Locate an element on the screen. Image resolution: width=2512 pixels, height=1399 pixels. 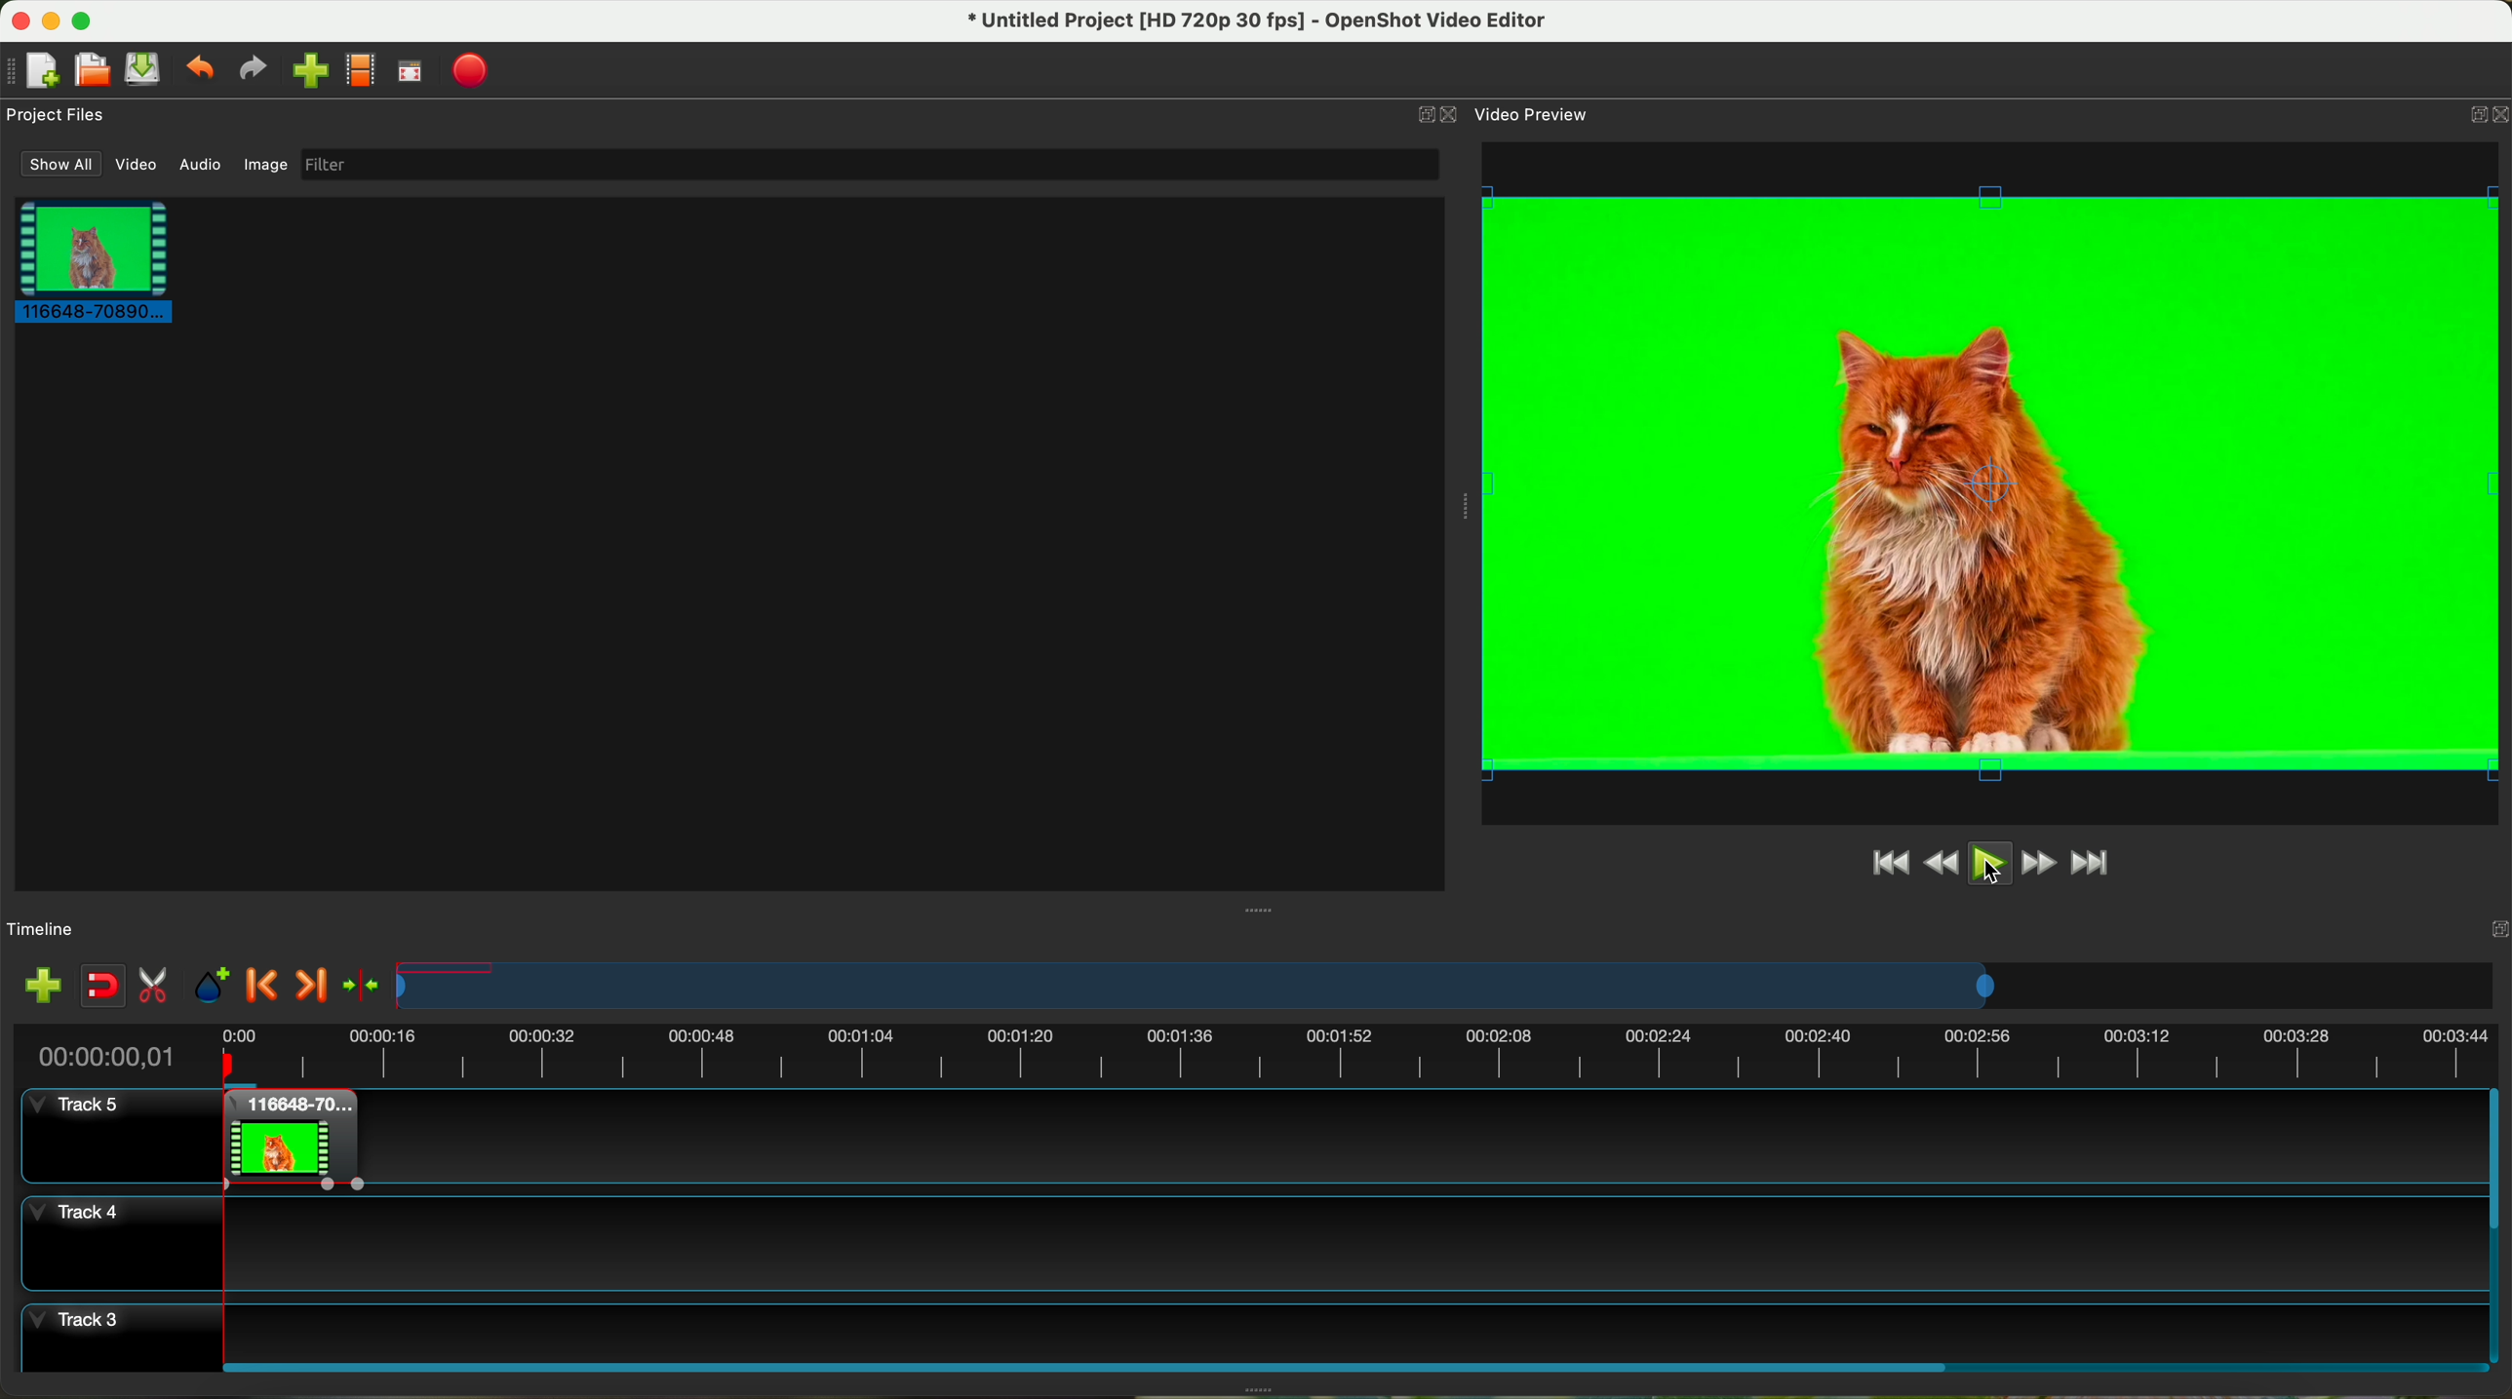
file name is located at coordinates (1259, 21).